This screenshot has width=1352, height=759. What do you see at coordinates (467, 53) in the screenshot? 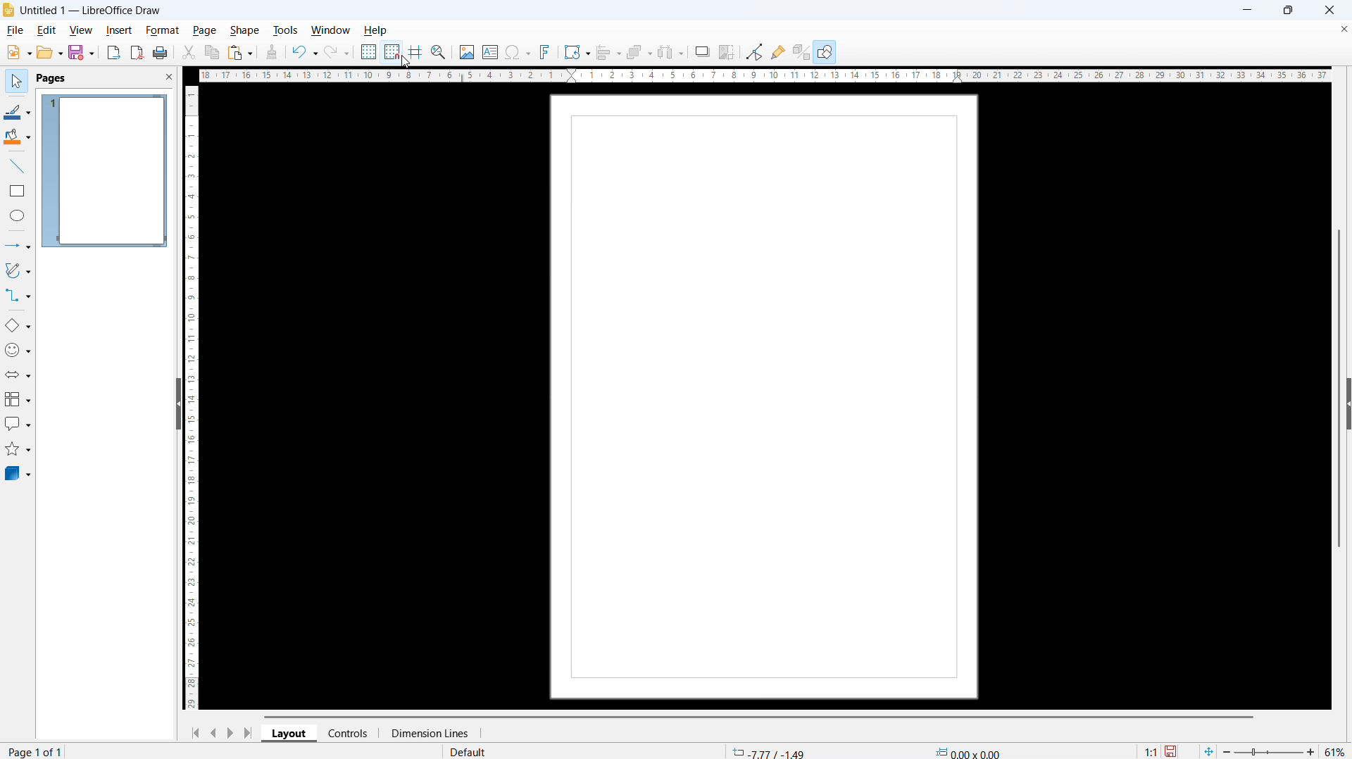
I see `Insert image ` at bounding box center [467, 53].